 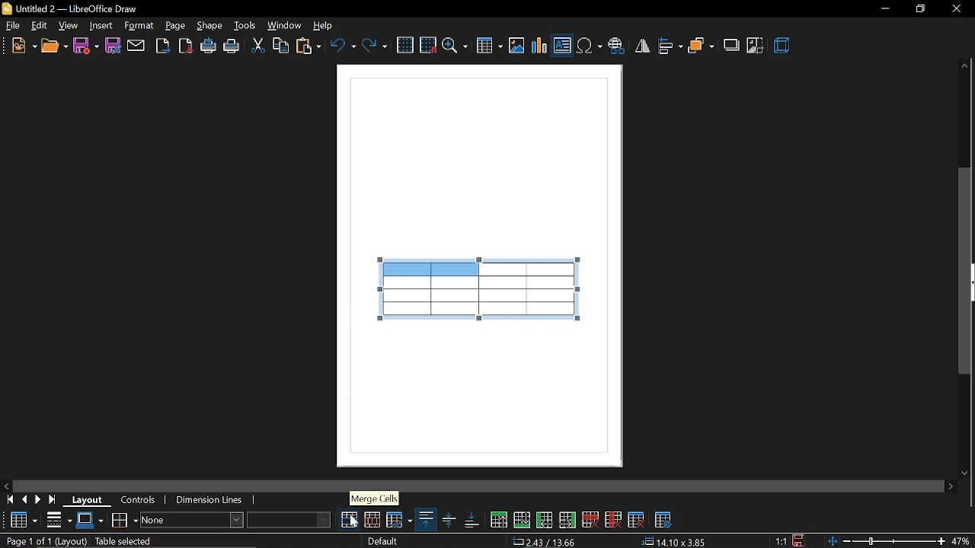 What do you see at coordinates (232, 47) in the screenshot?
I see `print` at bounding box center [232, 47].